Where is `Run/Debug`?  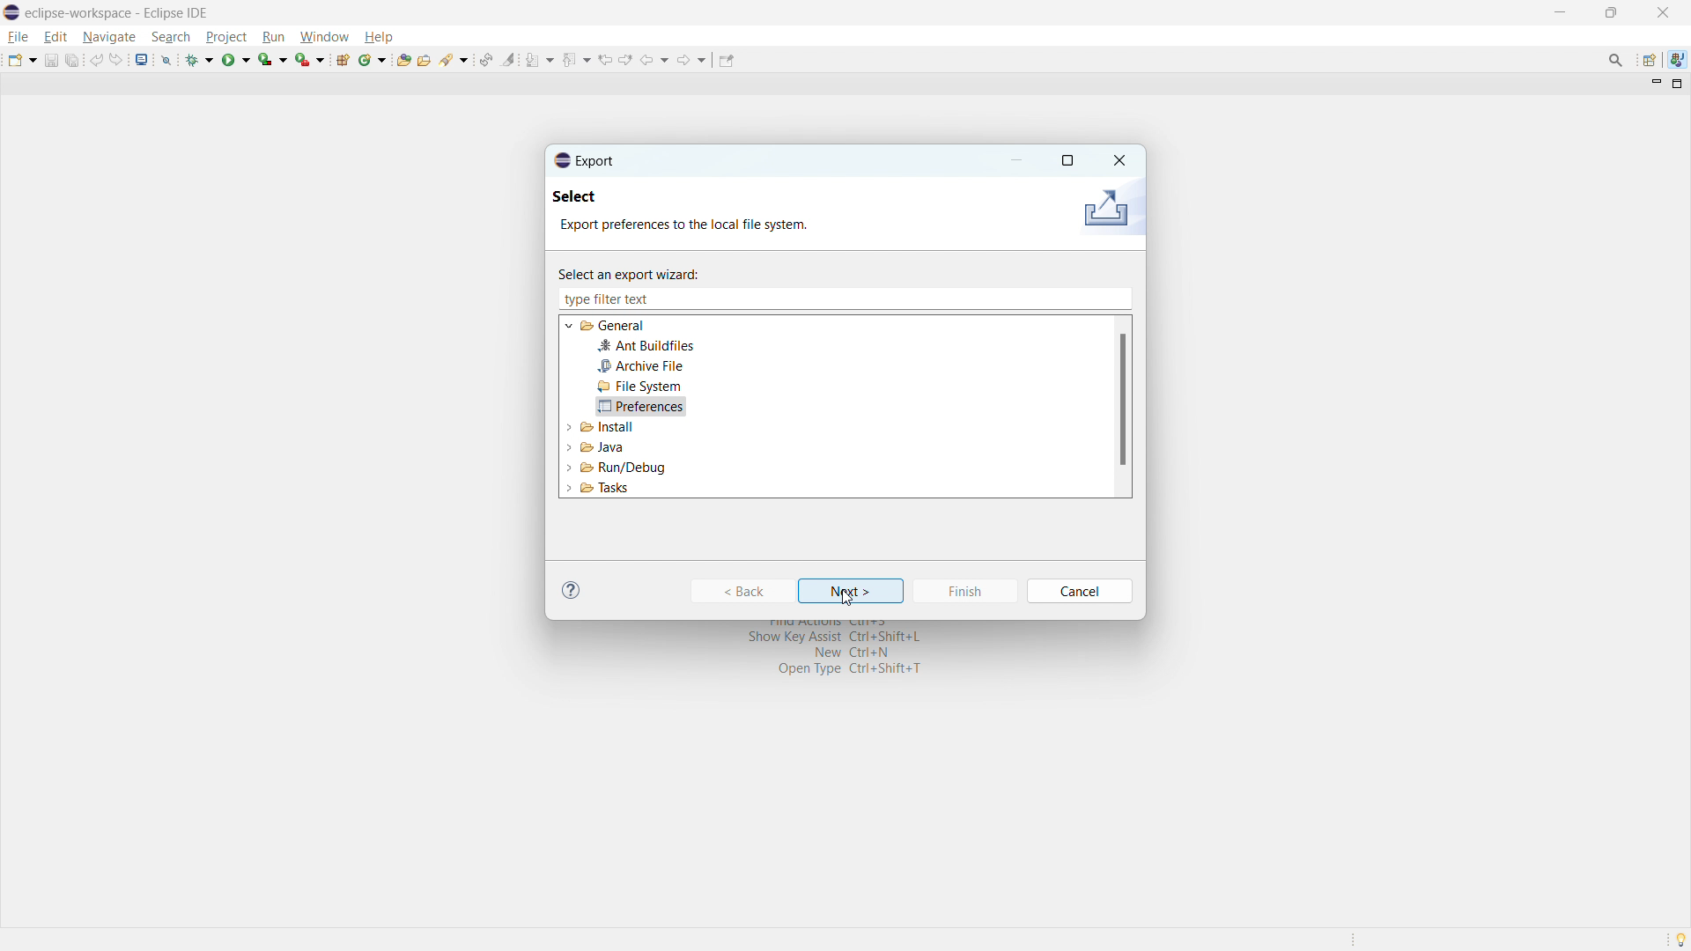 Run/Debug is located at coordinates (611, 467).